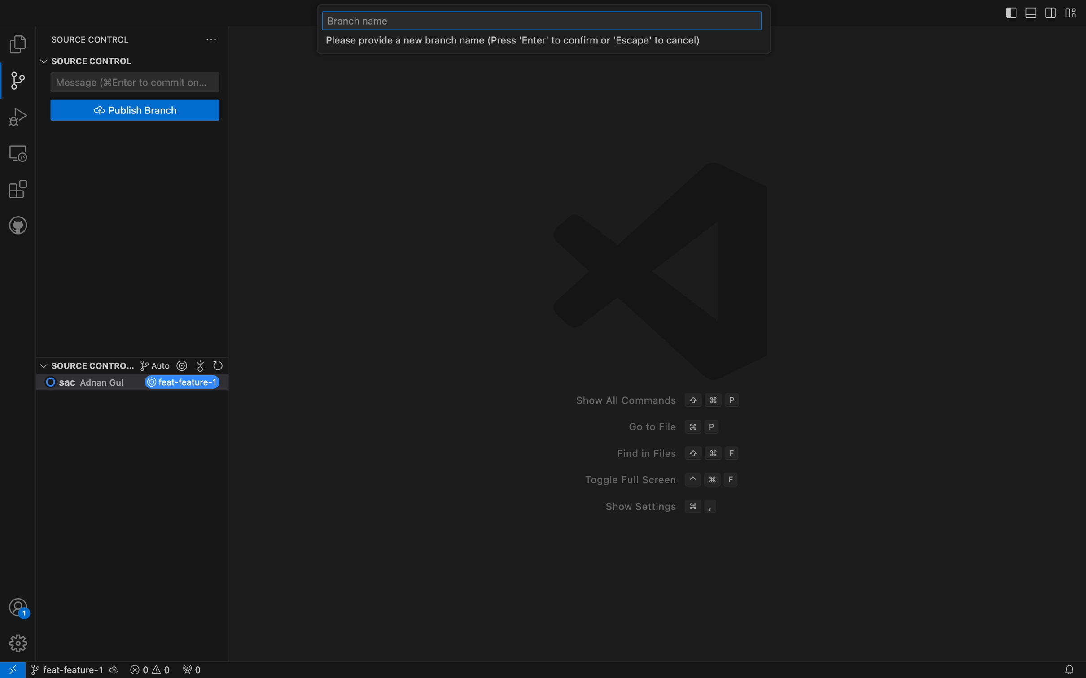  What do you see at coordinates (17, 188) in the screenshot?
I see `extensions` at bounding box center [17, 188].